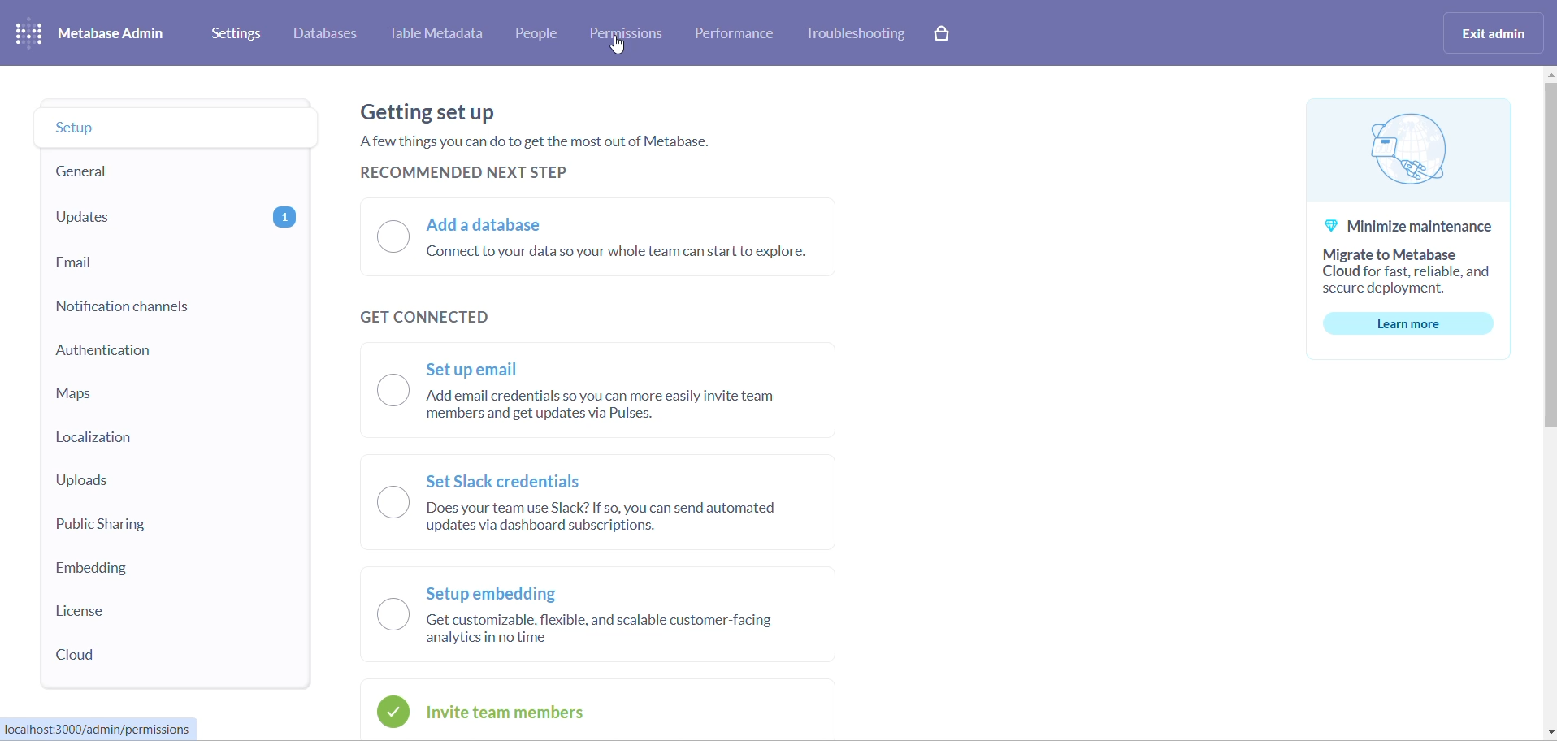  I want to click on embedding, so click(140, 574).